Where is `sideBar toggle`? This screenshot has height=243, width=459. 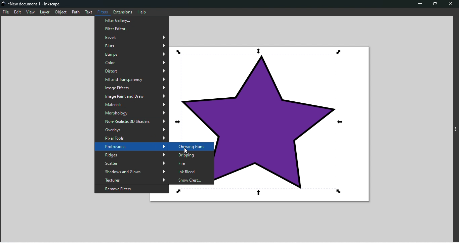
sideBar toggle is located at coordinates (455, 130).